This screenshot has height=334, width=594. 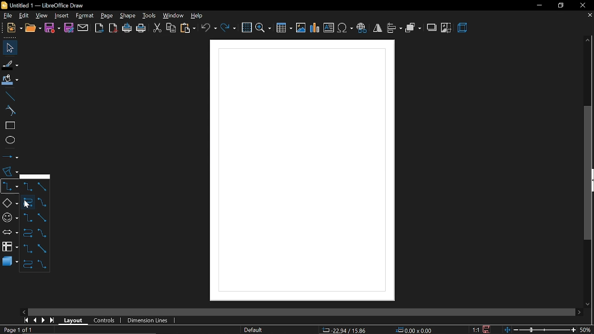 What do you see at coordinates (127, 29) in the screenshot?
I see `print directly` at bounding box center [127, 29].